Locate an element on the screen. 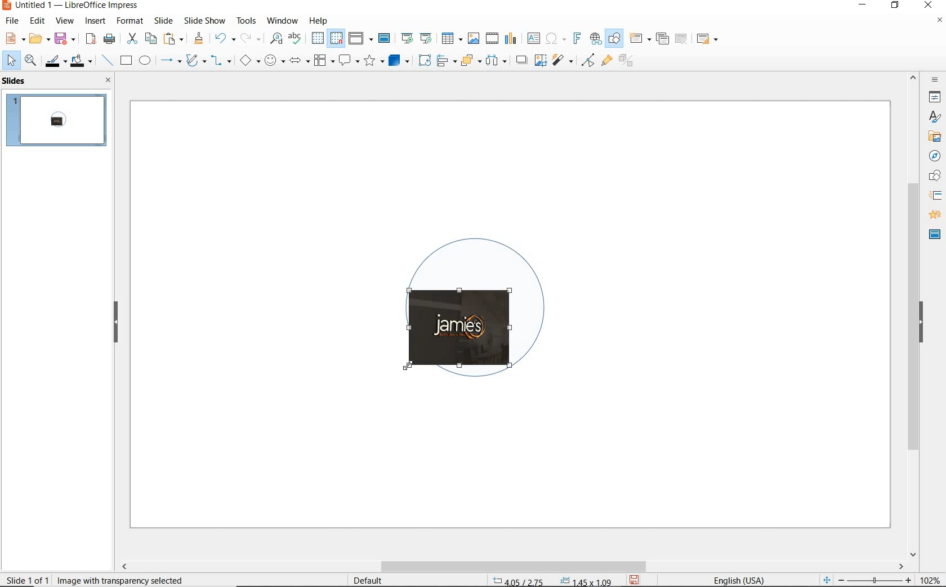 This screenshot has height=587, width=946. Text language is located at coordinates (737, 579).